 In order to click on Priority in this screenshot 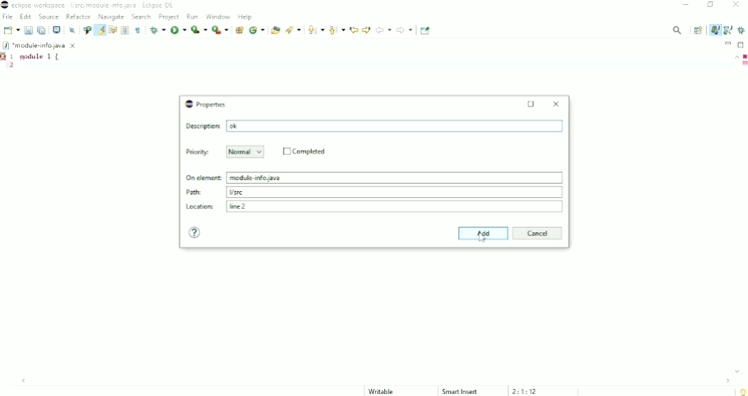, I will do `click(198, 152)`.